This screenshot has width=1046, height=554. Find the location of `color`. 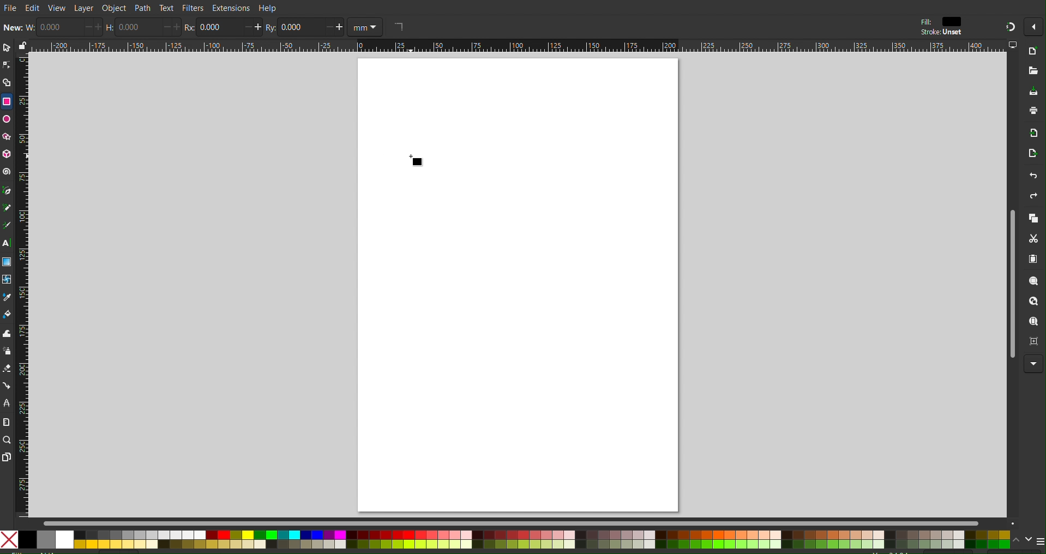

color is located at coordinates (954, 21).